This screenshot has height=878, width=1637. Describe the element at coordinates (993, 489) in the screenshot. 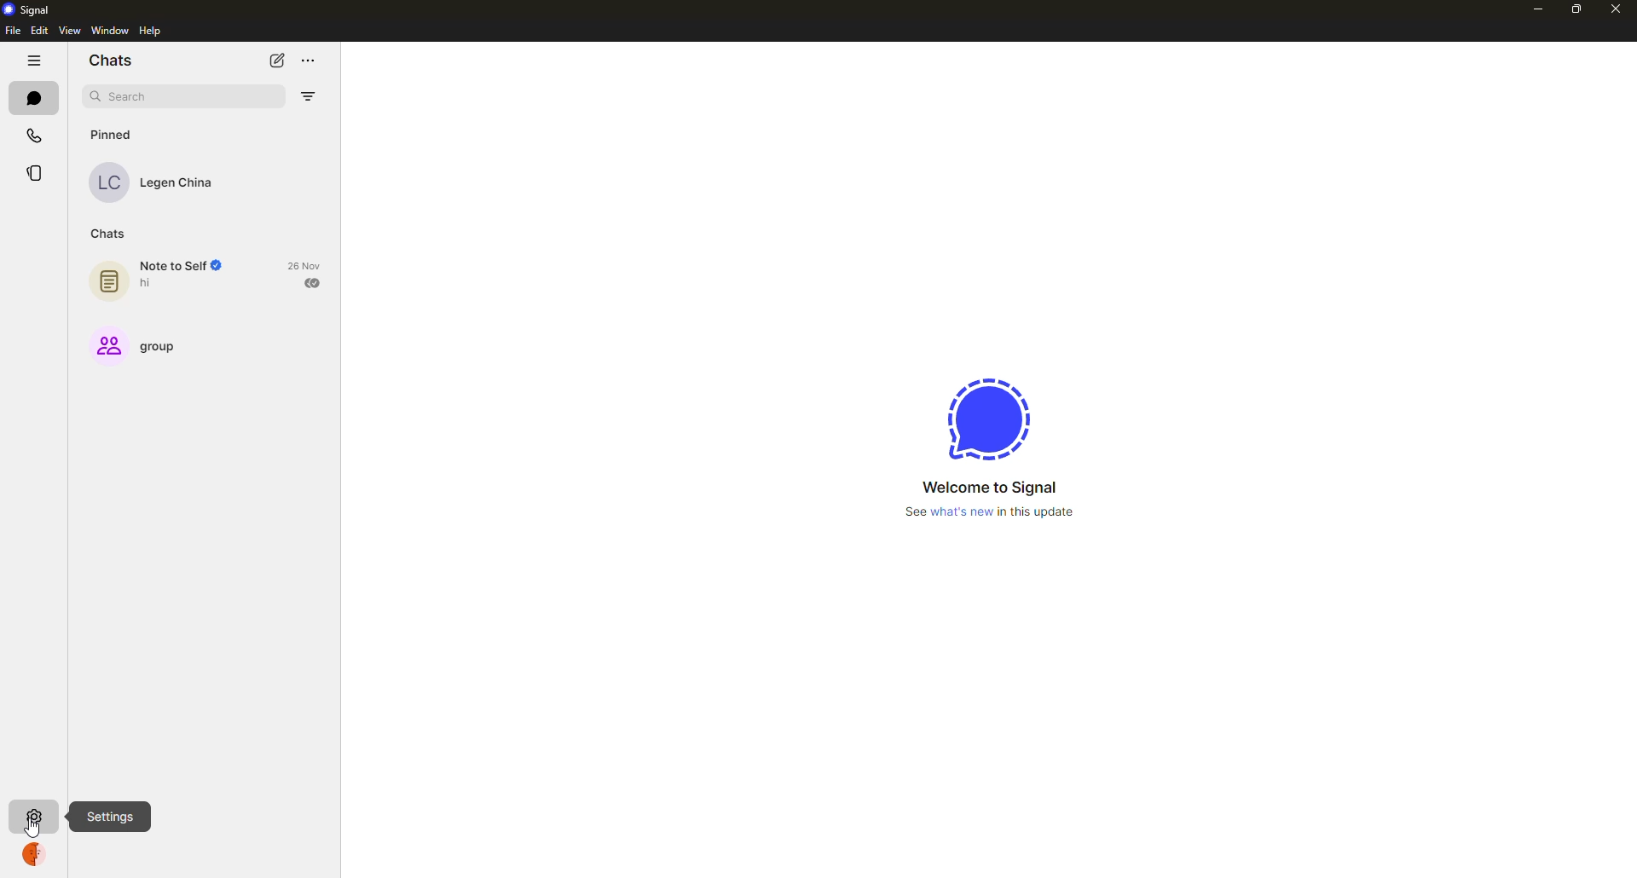

I see `welcome` at that location.